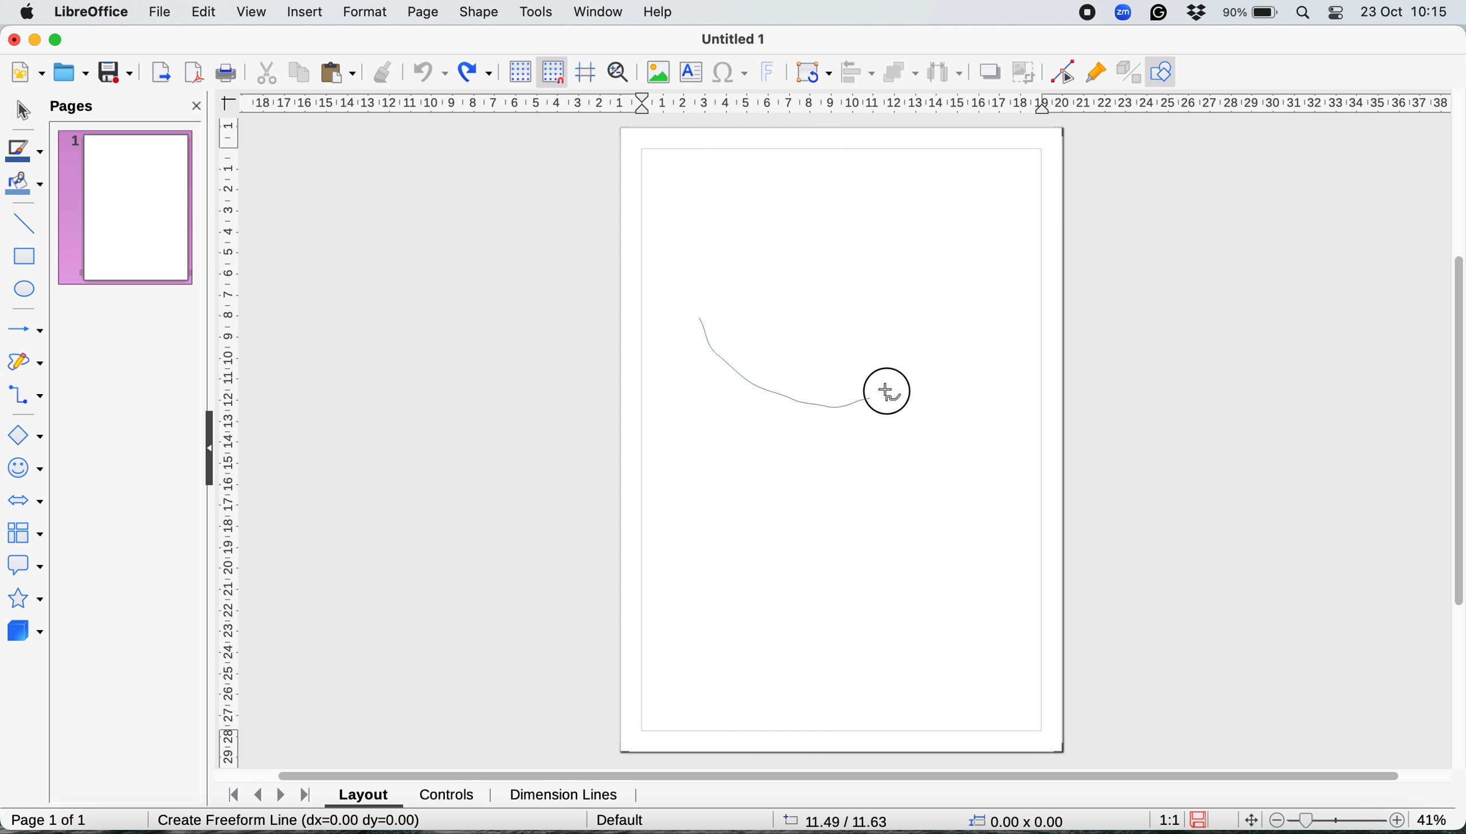 This screenshot has height=834, width=1466. I want to click on transformations, so click(813, 73).